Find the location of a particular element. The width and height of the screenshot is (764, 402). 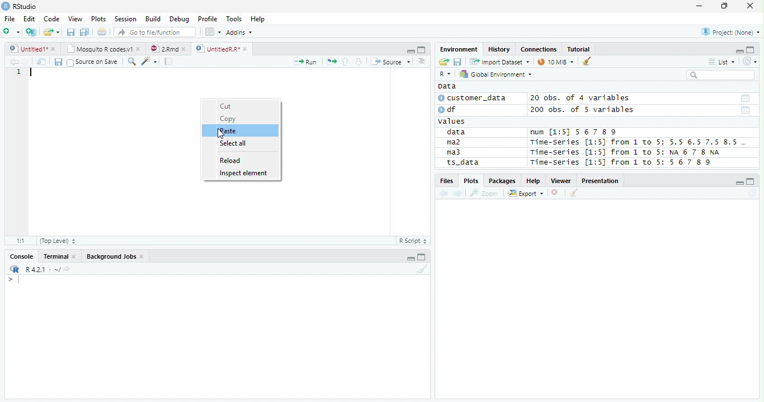

Project (none) is located at coordinates (732, 31).